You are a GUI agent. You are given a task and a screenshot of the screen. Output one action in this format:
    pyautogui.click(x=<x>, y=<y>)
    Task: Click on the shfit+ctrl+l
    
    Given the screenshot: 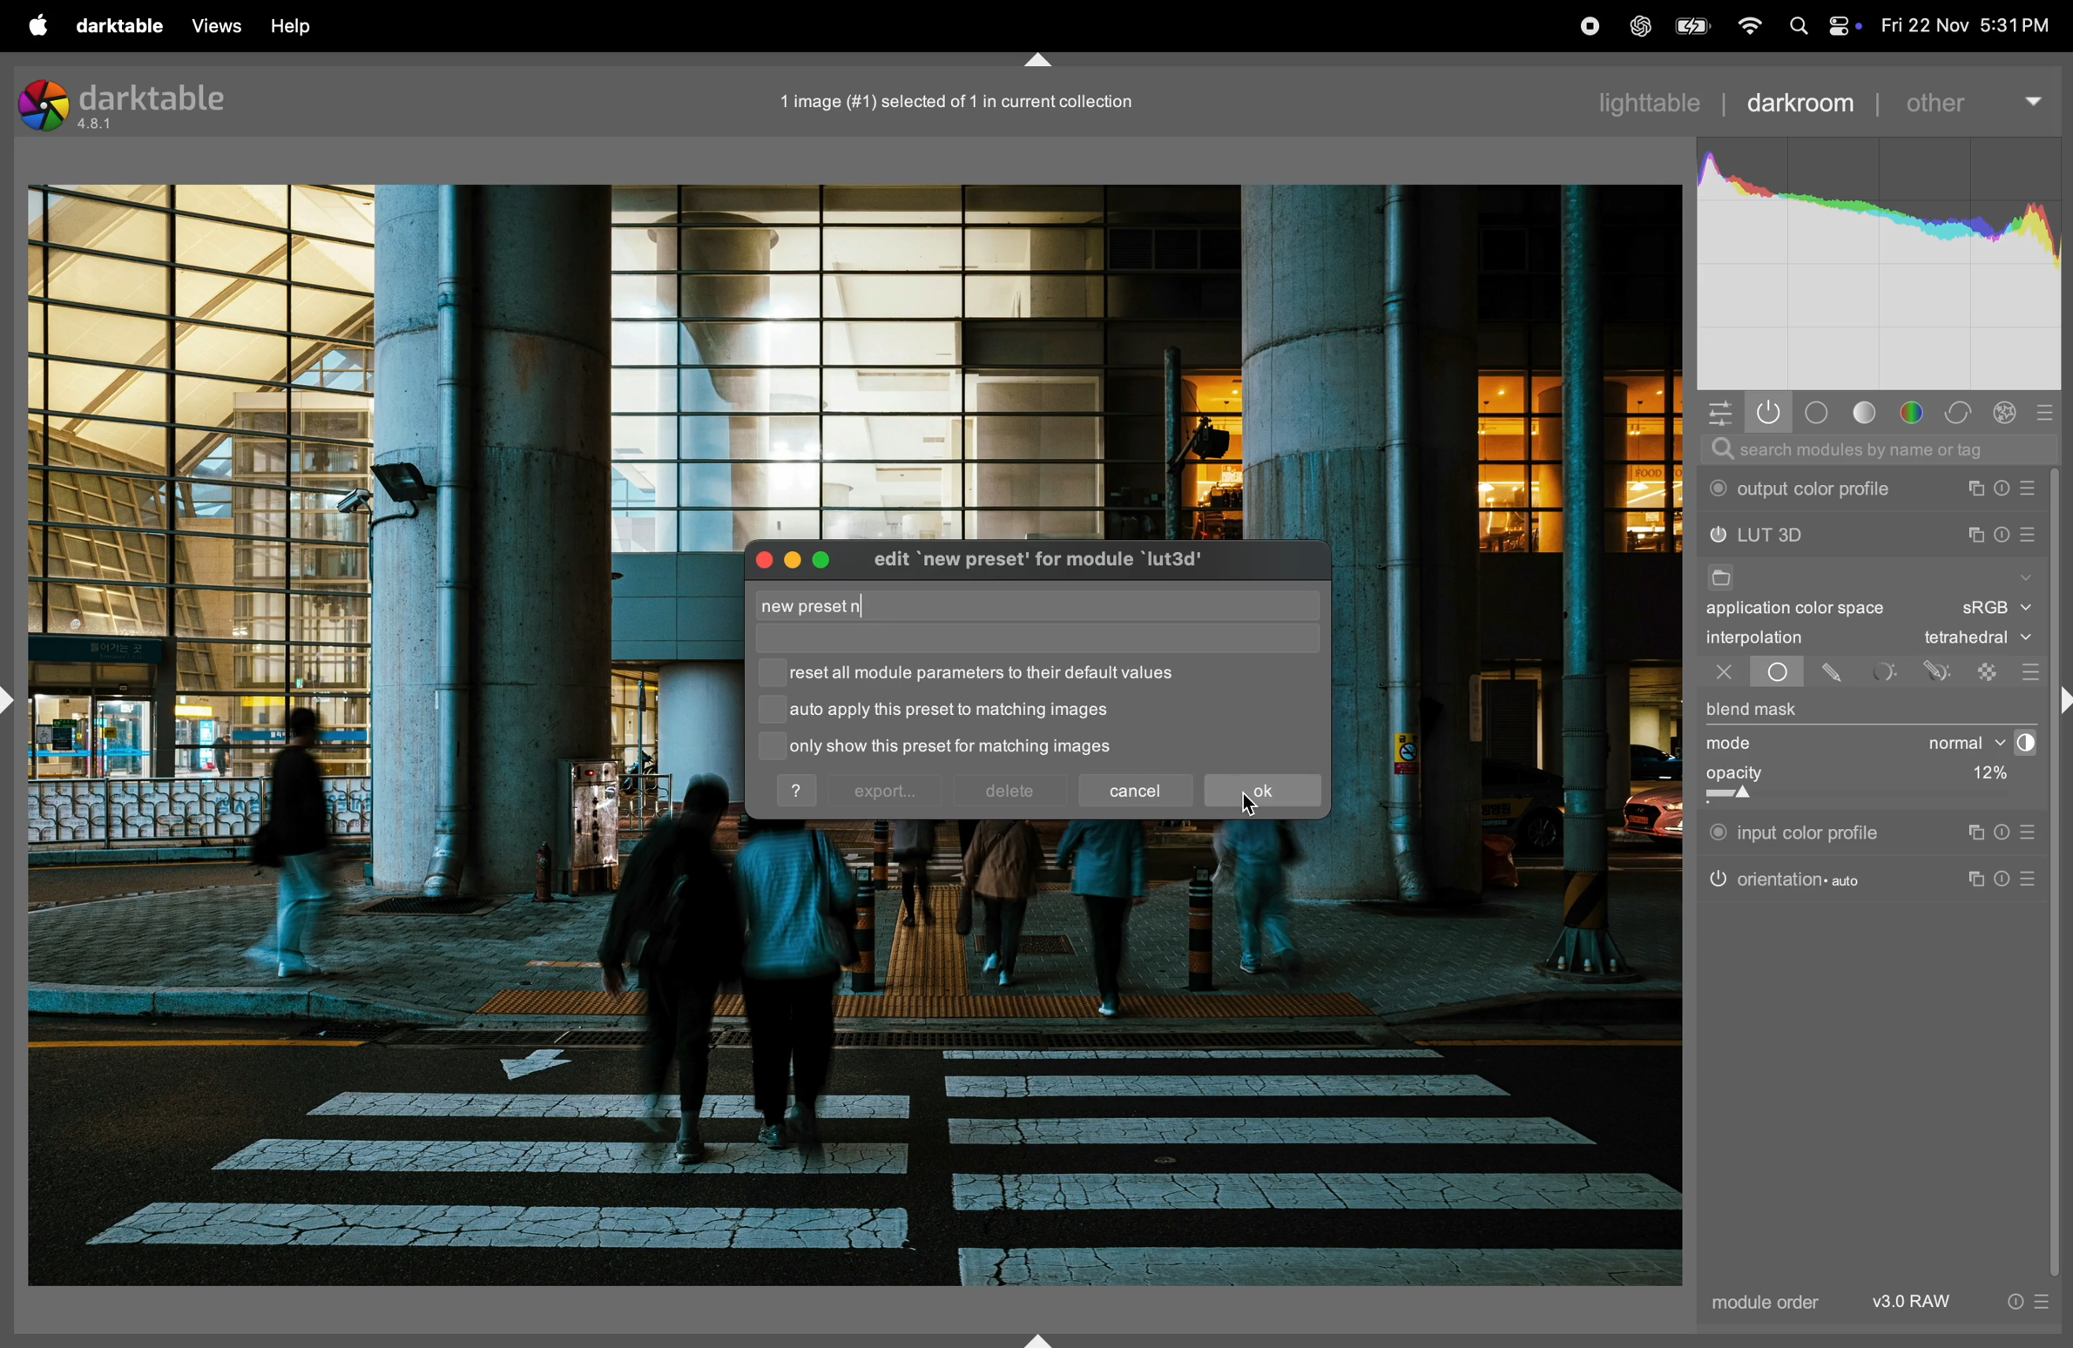 What is the action you would take?
    pyautogui.click(x=14, y=700)
    